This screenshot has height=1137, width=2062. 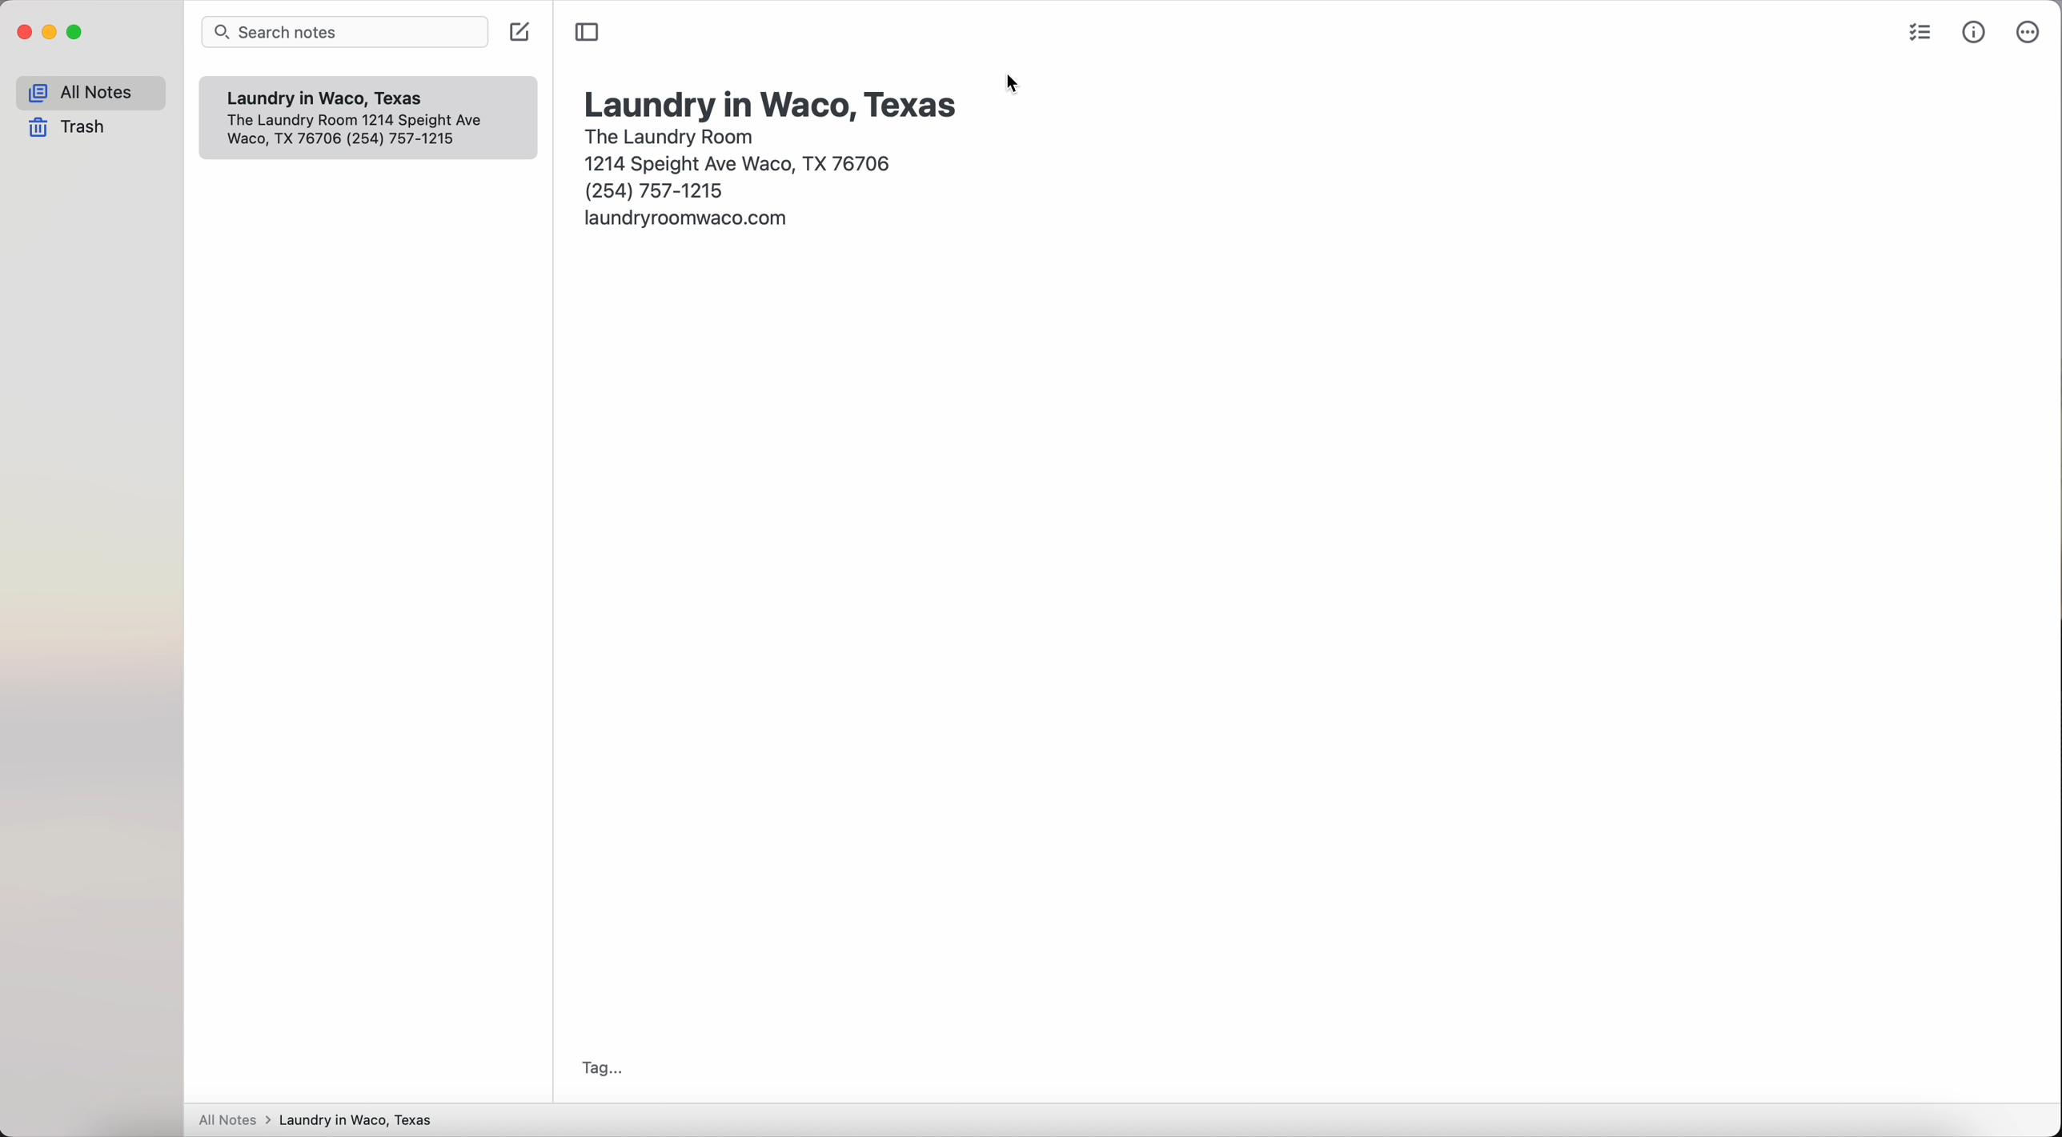 I want to click on toggle sidebar, so click(x=588, y=32).